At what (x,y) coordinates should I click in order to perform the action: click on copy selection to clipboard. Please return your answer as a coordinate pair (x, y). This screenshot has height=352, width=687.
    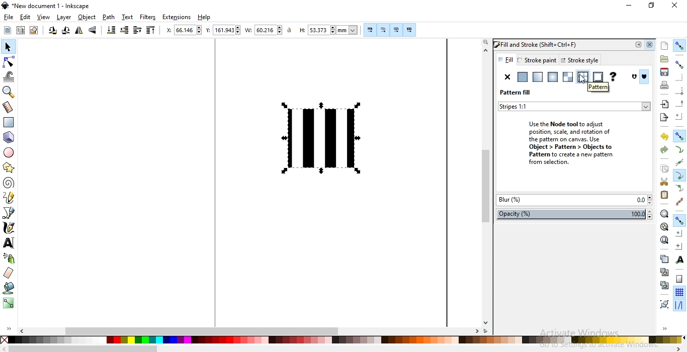
    Looking at the image, I should click on (664, 169).